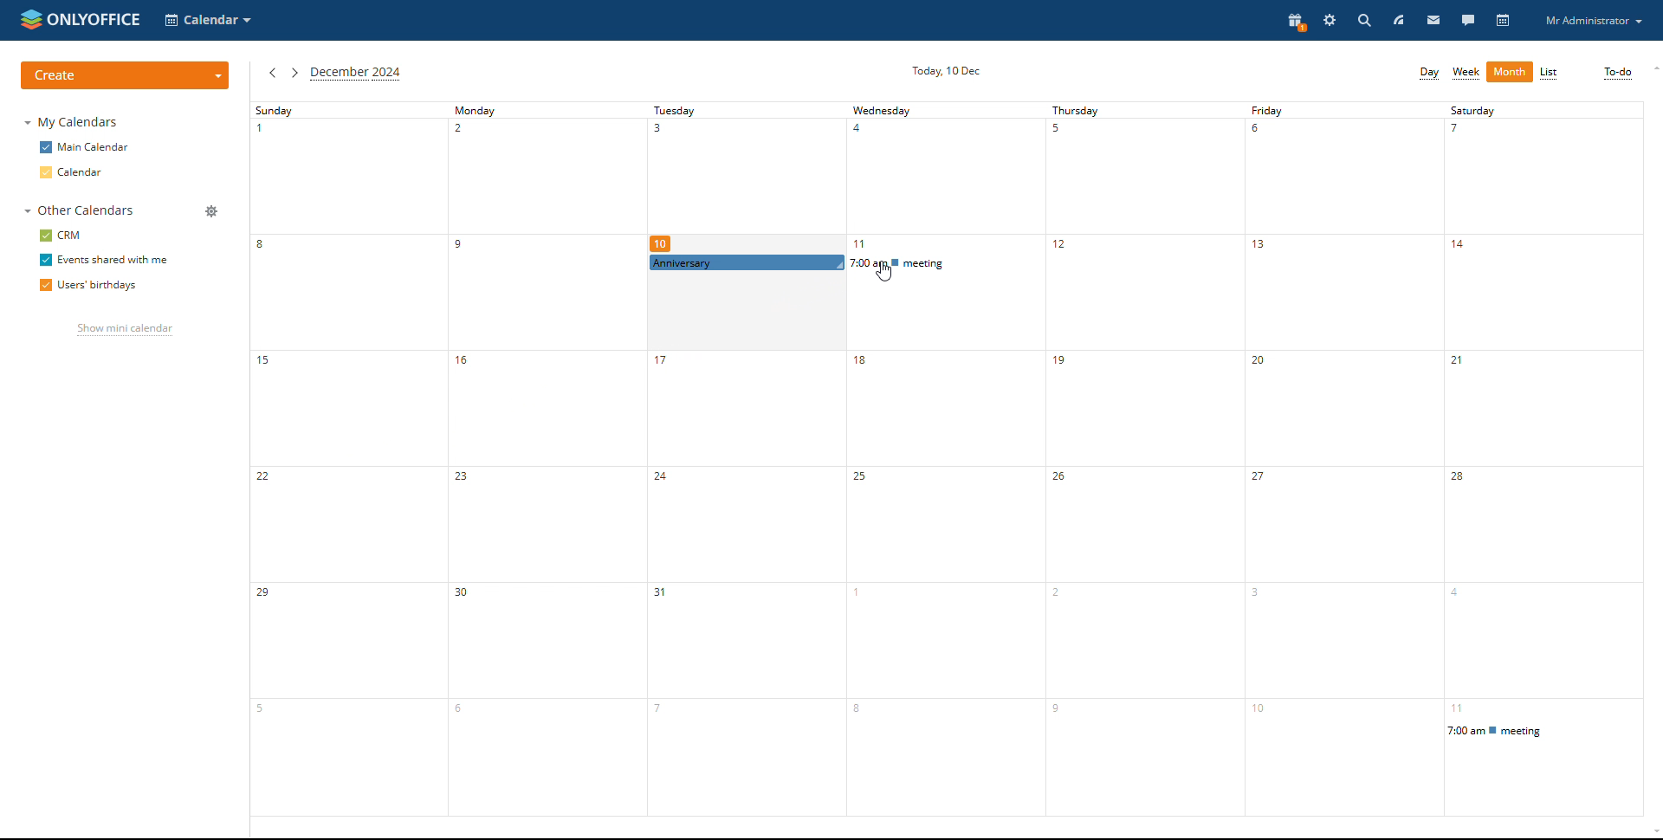 Image resolution: width=1663 pixels, height=840 pixels. I want to click on calendar, so click(1501, 21).